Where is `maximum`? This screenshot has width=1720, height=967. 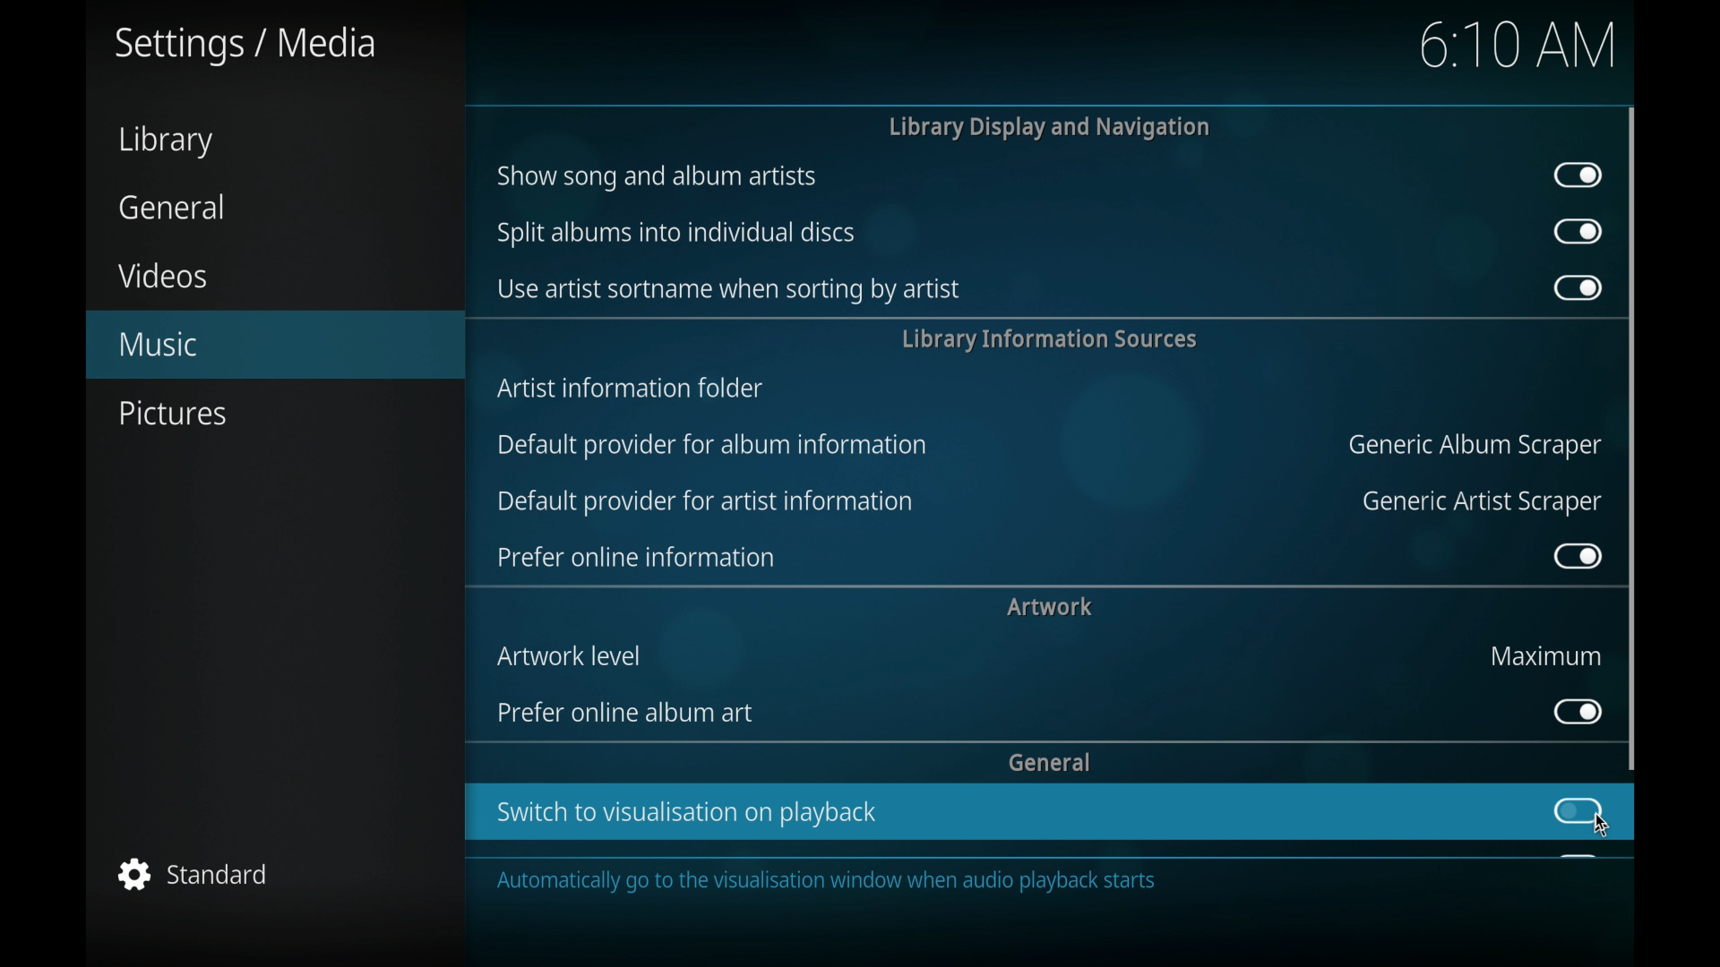
maximum is located at coordinates (1547, 655).